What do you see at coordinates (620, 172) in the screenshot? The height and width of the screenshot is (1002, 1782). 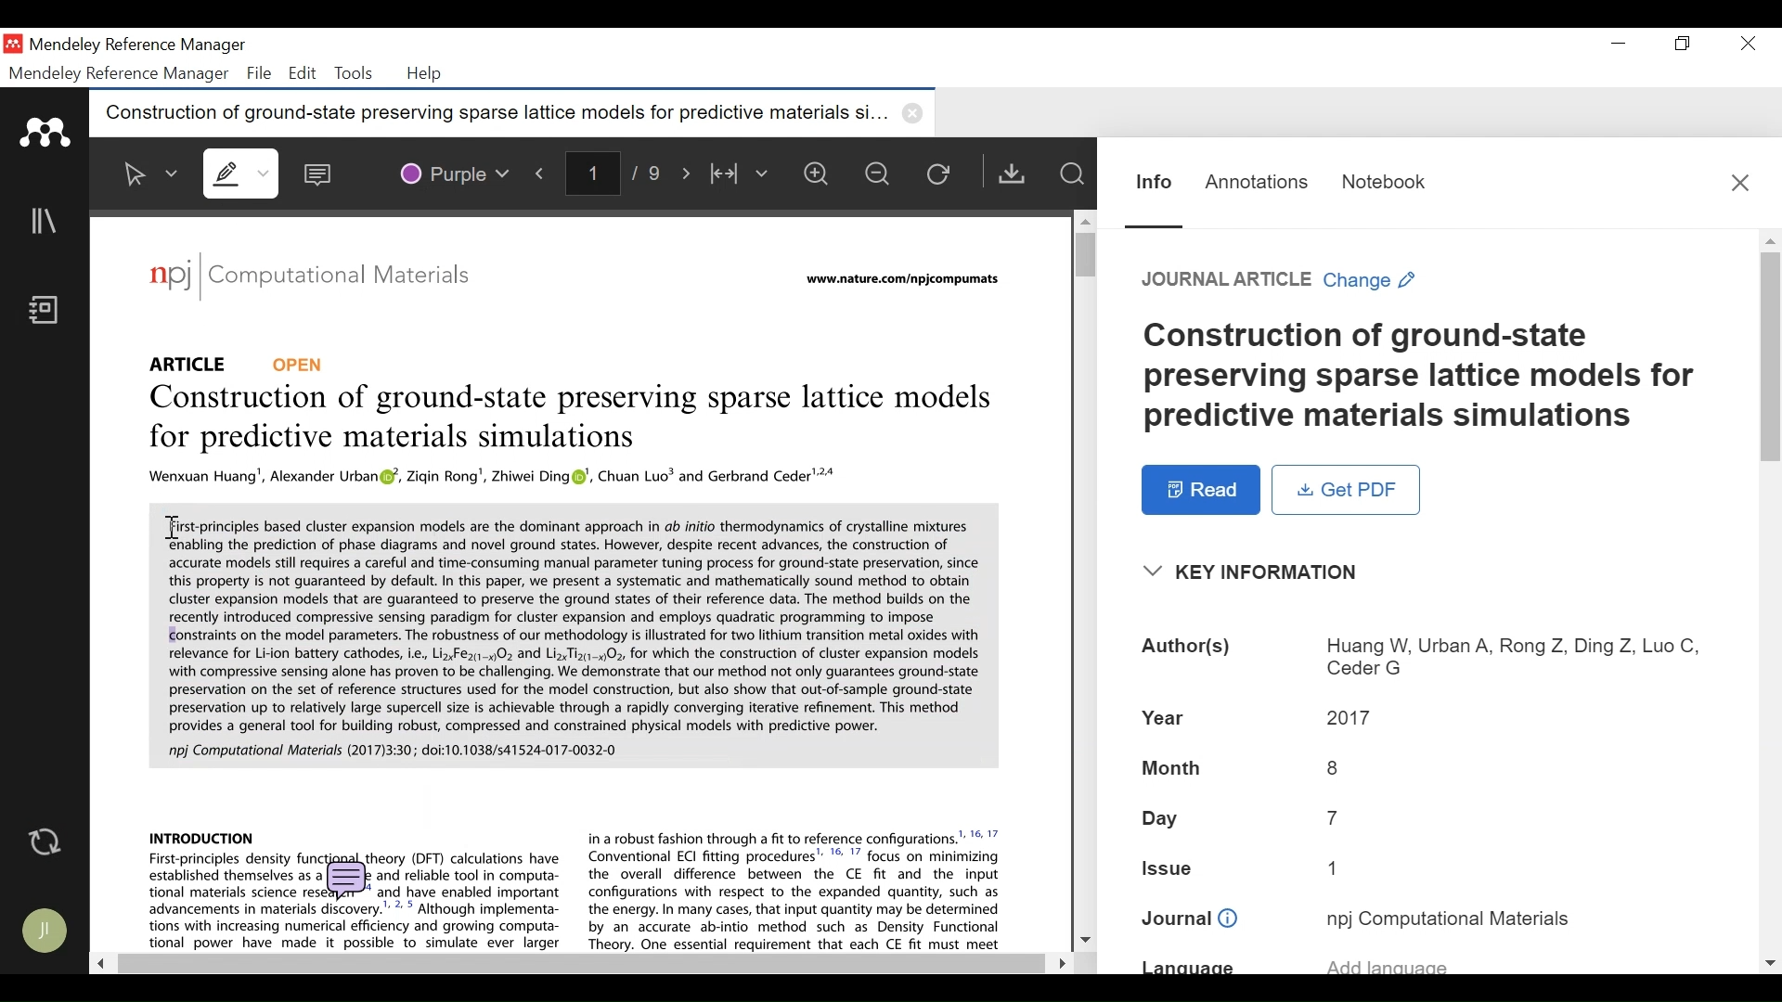 I see `page number/total number of pages` at bounding box center [620, 172].